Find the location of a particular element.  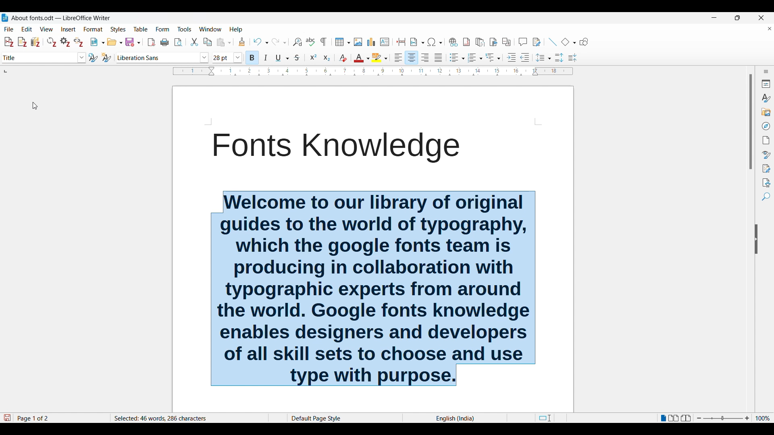

Page cut is located at coordinates (551, 417).